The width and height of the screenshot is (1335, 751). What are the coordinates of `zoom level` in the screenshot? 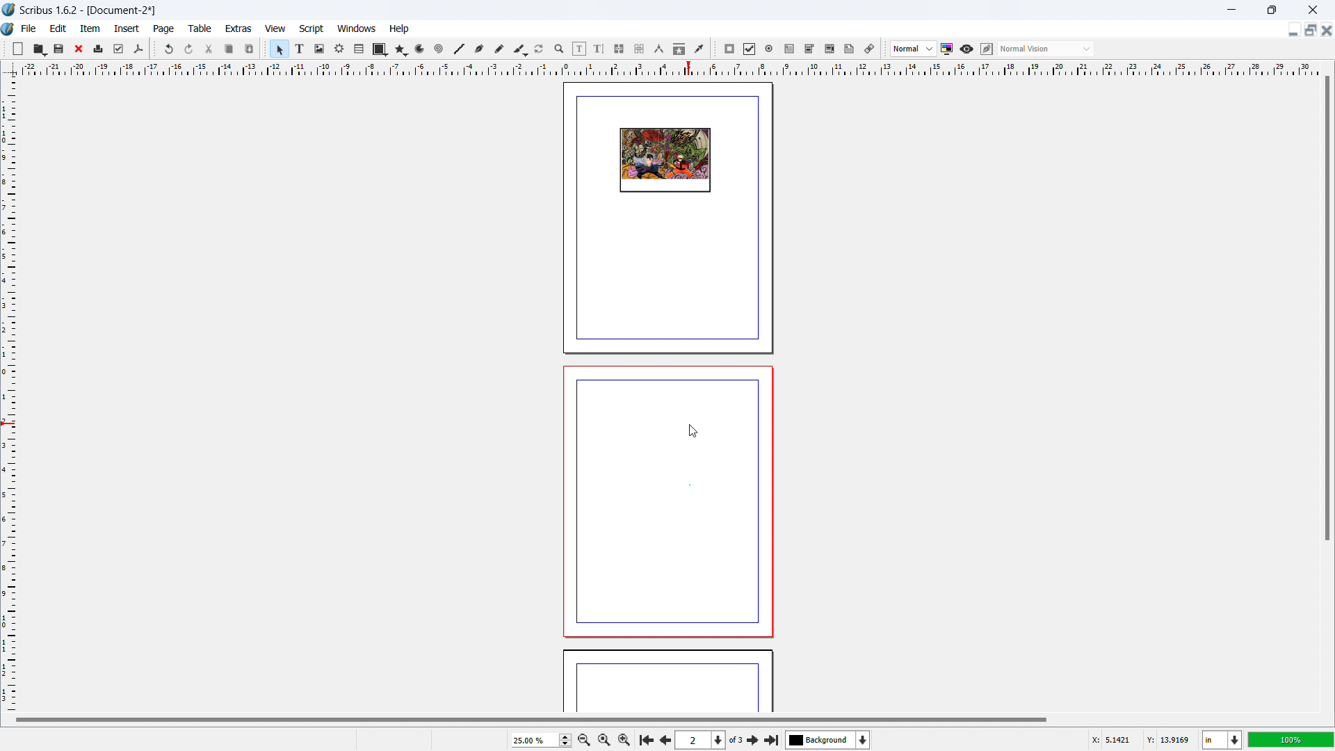 It's located at (541, 740).